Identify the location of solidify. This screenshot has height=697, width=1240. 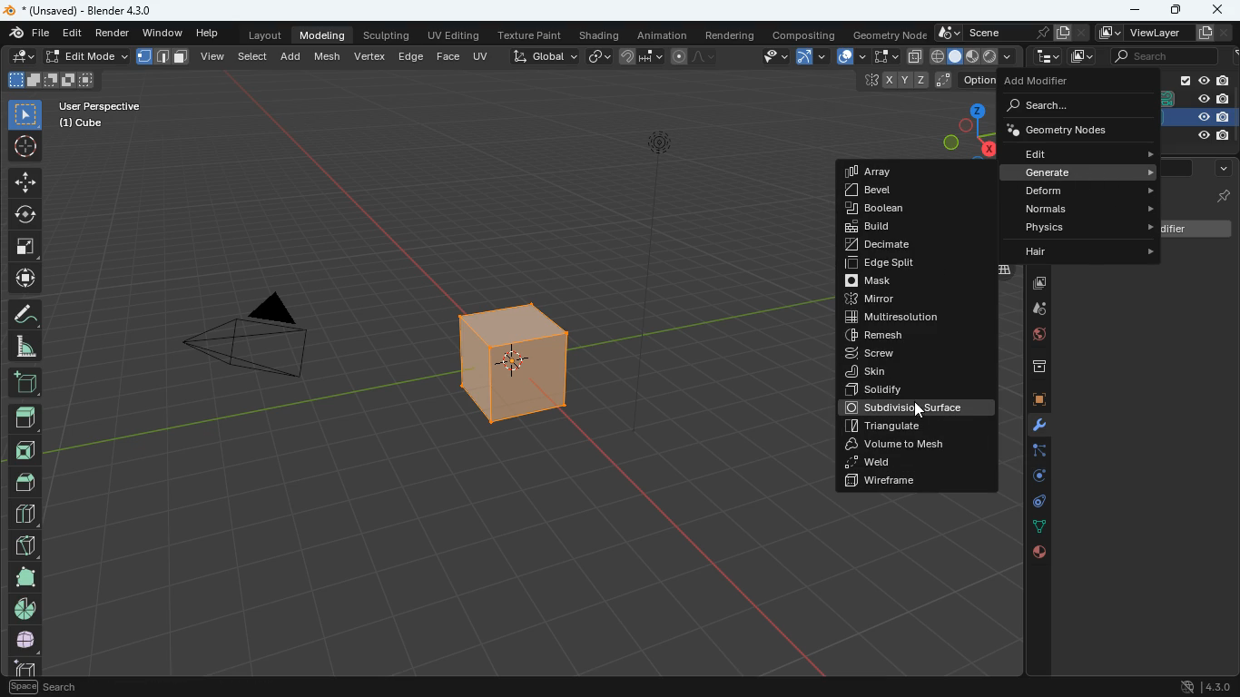
(899, 390).